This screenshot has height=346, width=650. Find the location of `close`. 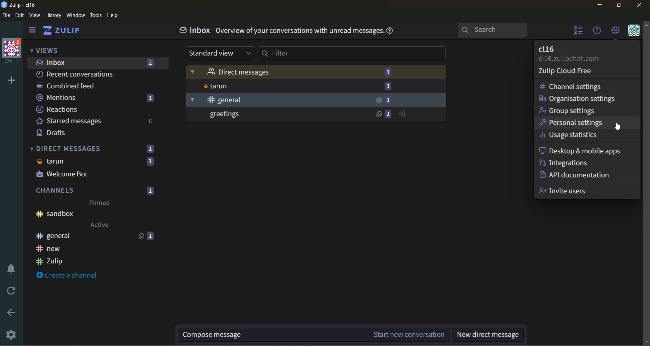

close is located at coordinates (638, 6).